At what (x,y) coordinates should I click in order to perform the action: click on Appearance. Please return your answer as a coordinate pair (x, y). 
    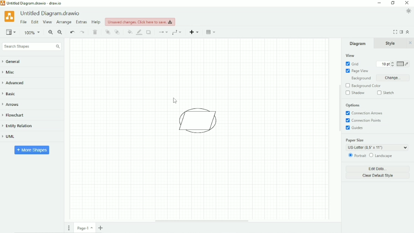
    Looking at the image, I should click on (409, 11).